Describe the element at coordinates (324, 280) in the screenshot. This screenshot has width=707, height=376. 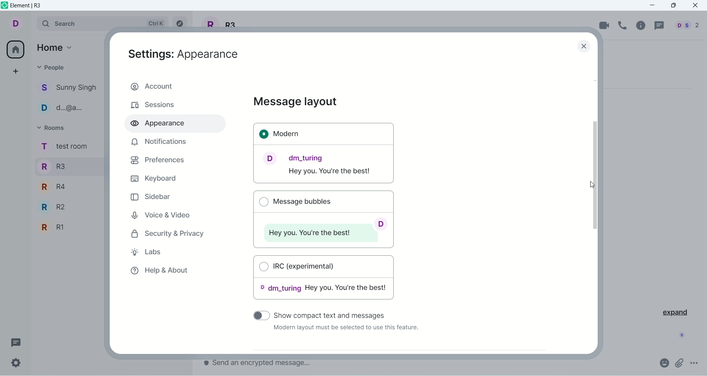
I see `IRC (experimental0` at that location.